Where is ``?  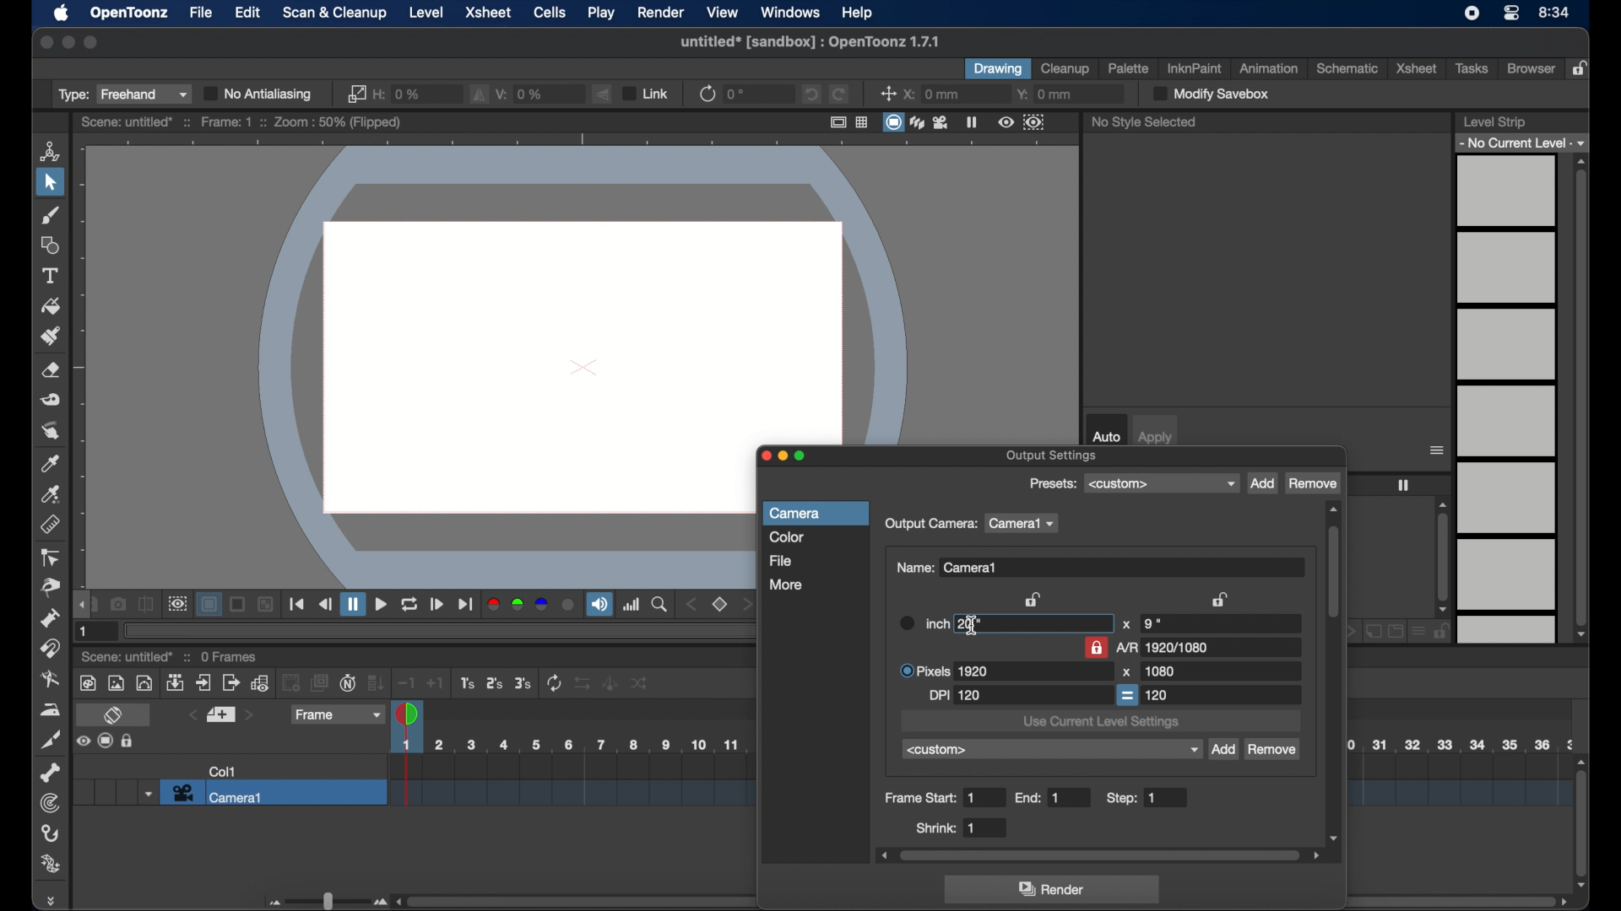
 is located at coordinates (84, 741).